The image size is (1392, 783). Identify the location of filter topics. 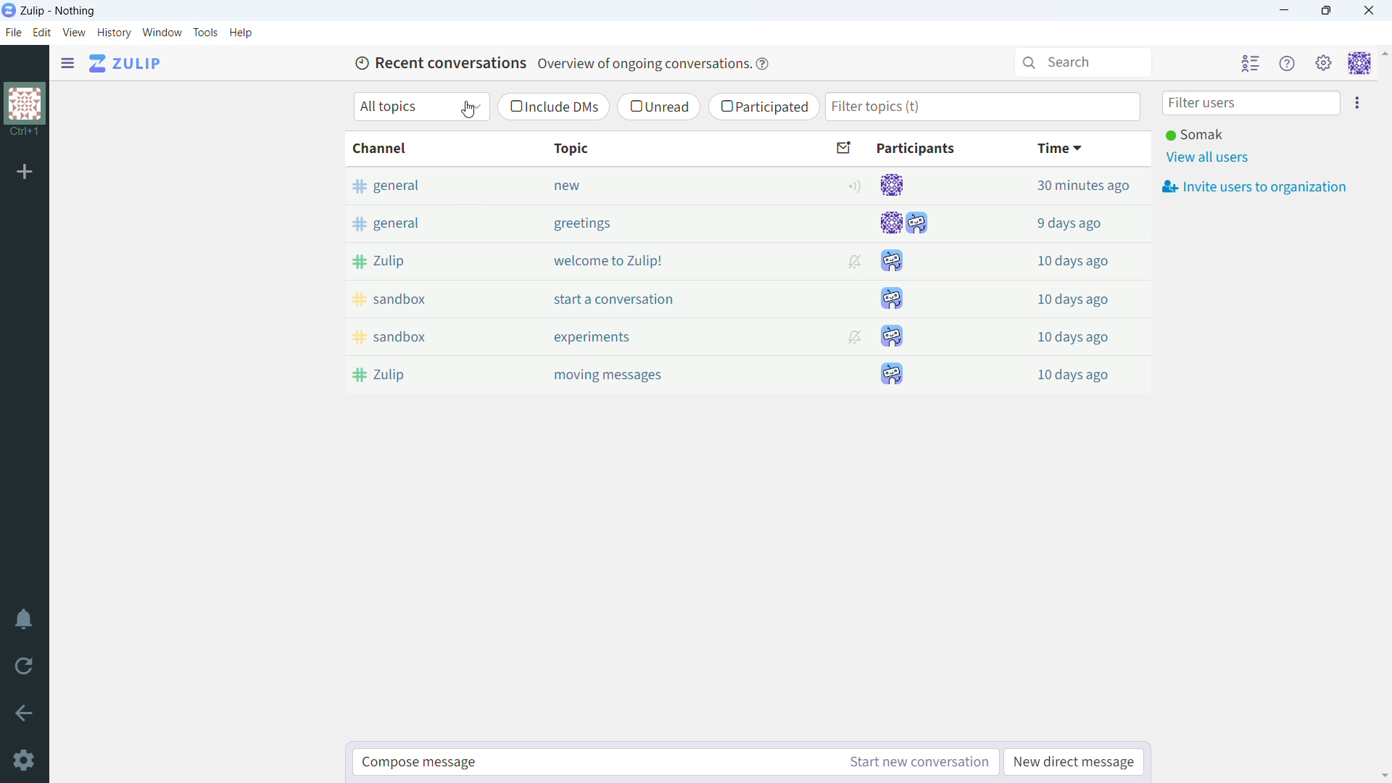
(982, 107).